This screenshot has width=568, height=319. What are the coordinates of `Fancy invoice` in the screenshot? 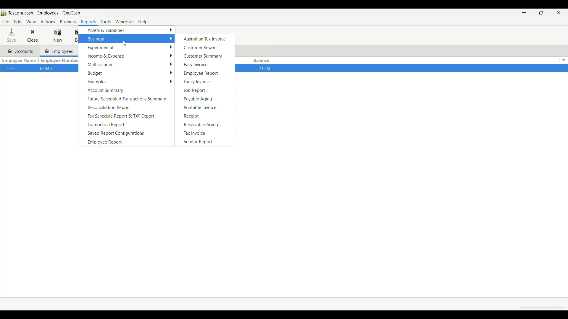 It's located at (205, 82).